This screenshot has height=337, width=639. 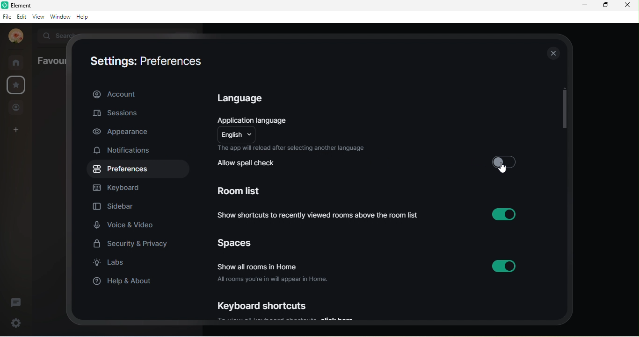 I want to click on account, so click(x=139, y=95).